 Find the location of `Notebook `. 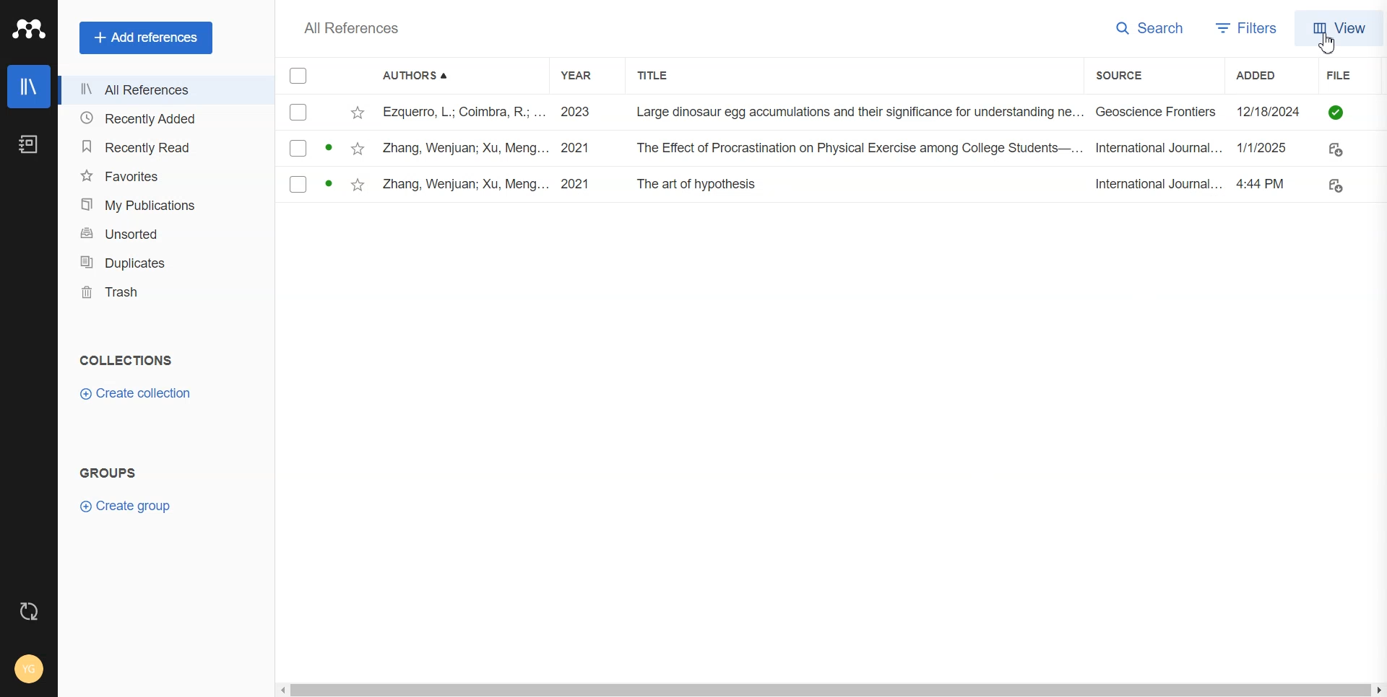

Notebook  is located at coordinates (30, 145).